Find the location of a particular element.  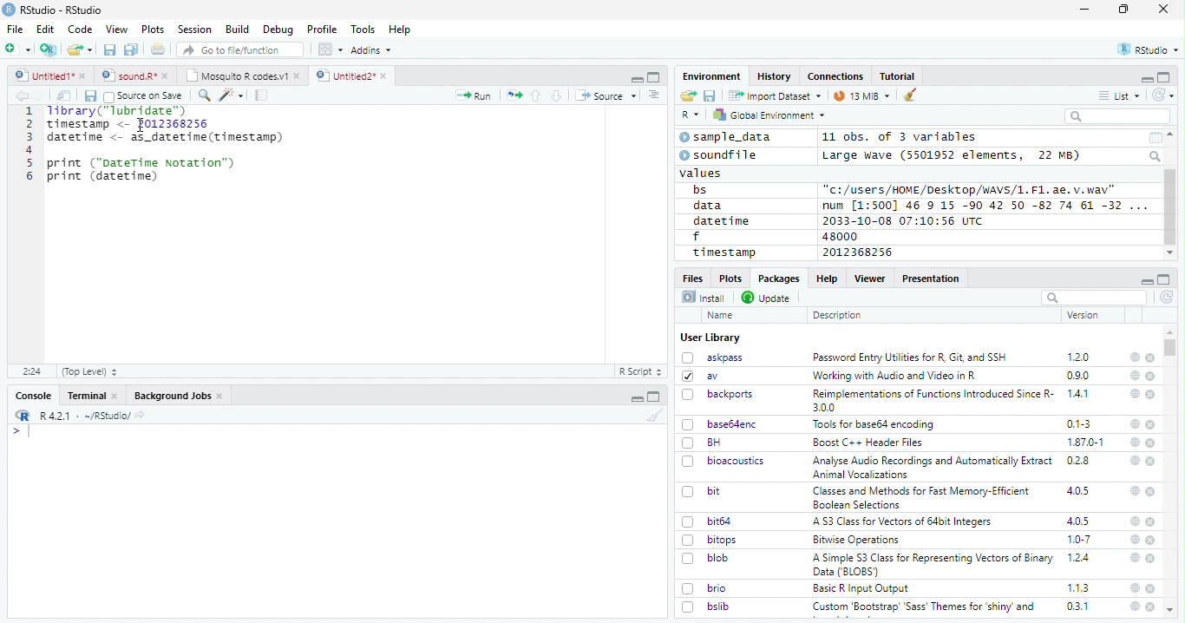

close is located at coordinates (1151, 491).